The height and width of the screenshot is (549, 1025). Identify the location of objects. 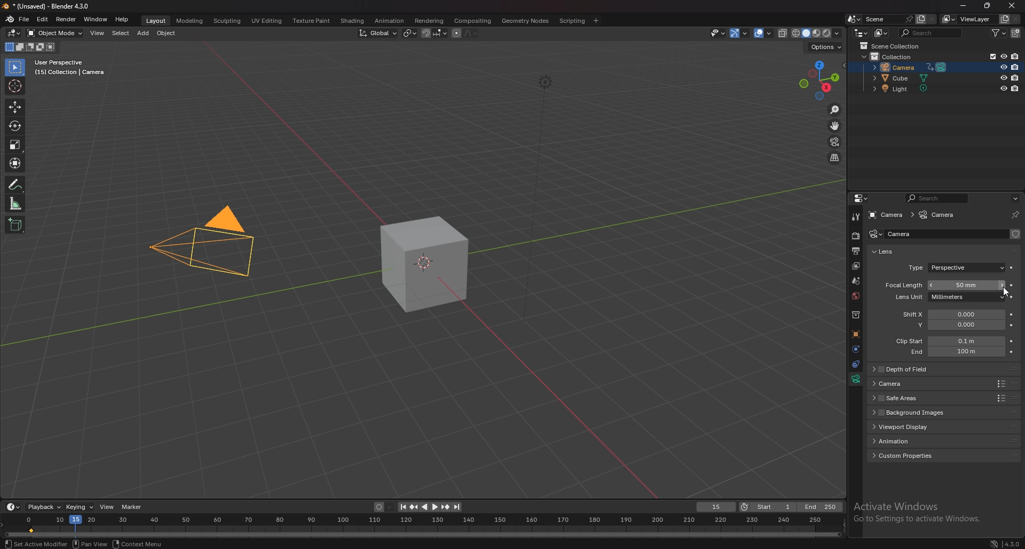
(855, 334).